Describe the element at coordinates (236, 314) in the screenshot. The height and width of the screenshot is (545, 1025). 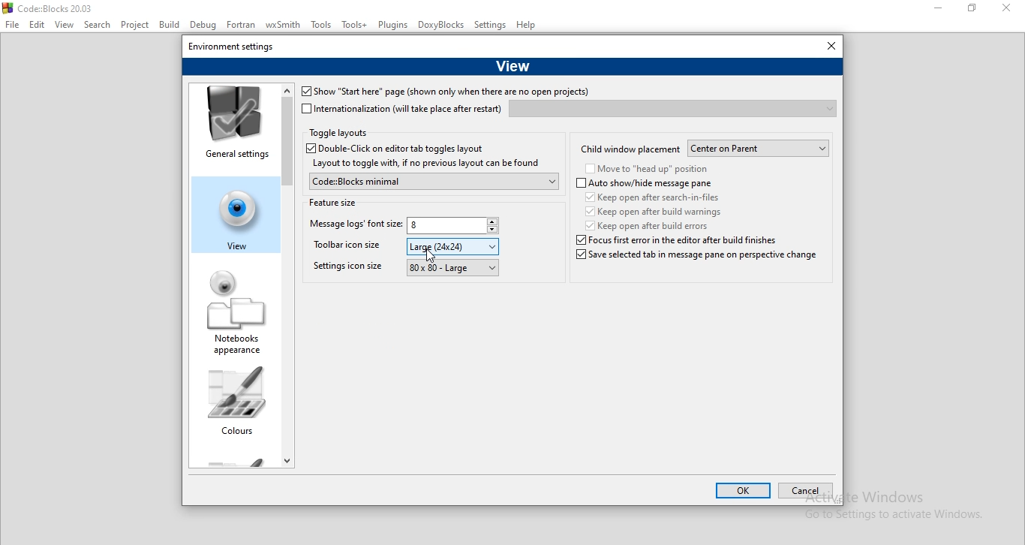
I see `notebooks appearance` at that location.